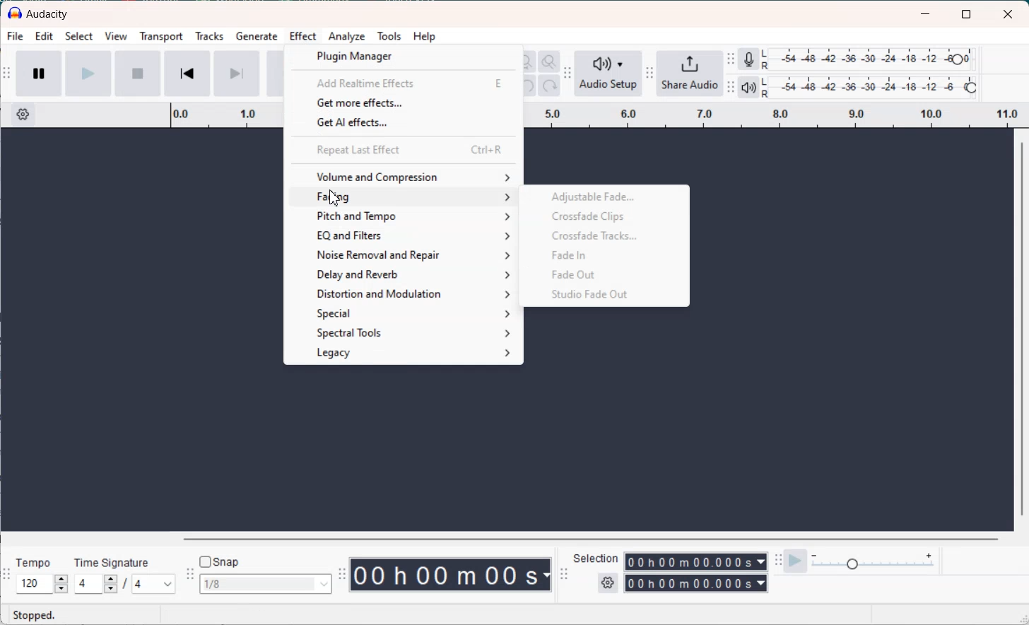  What do you see at coordinates (403, 177) in the screenshot?
I see `Volume and compression` at bounding box center [403, 177].